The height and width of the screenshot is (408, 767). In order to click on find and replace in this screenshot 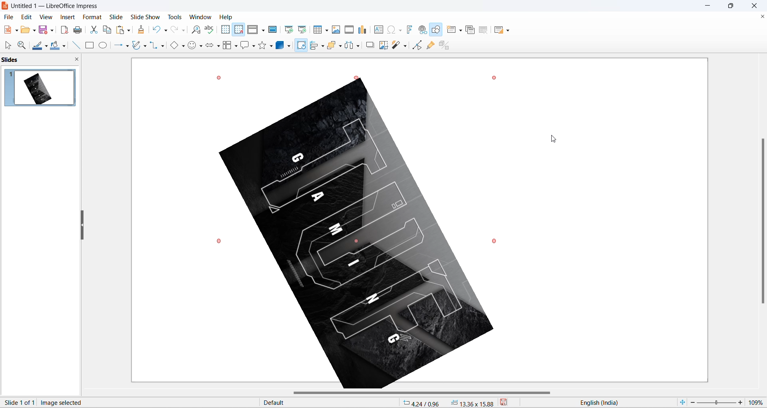, I will do `click(197, 30)`.